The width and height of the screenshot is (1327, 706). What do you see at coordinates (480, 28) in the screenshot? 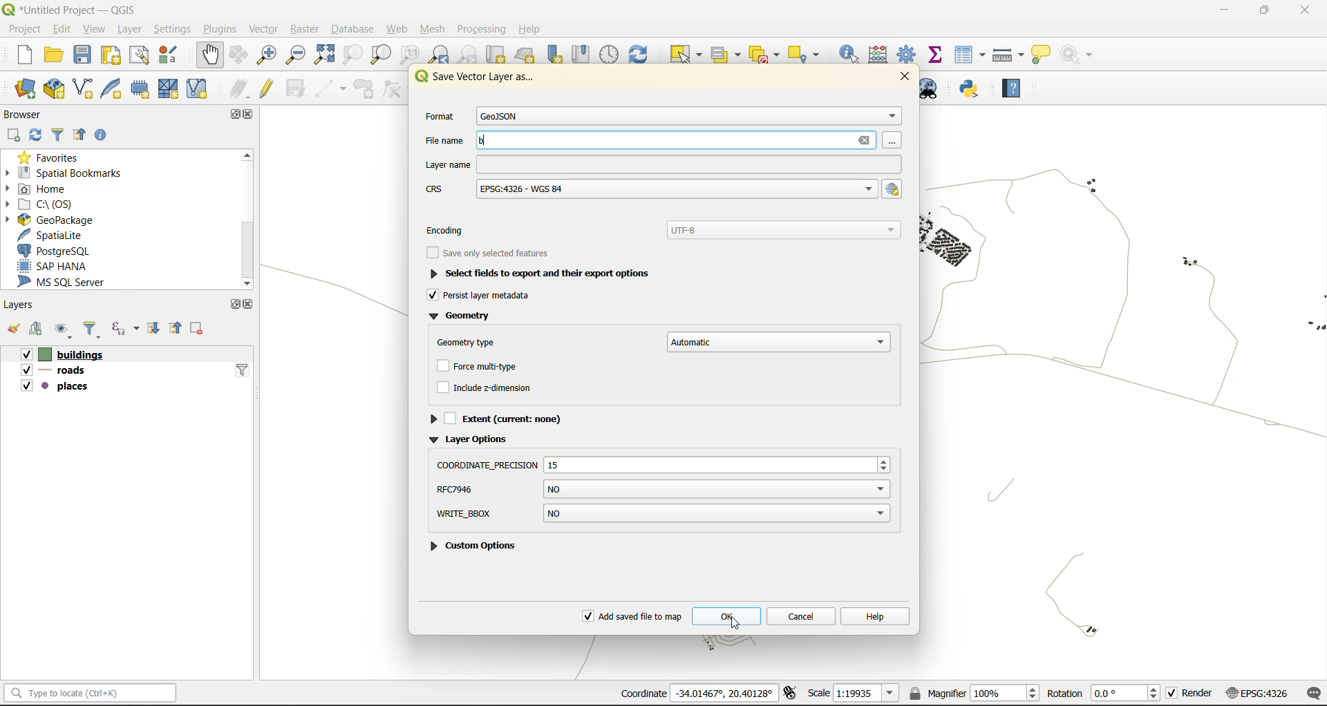
I see `processing` at bounding box center [480, 28].